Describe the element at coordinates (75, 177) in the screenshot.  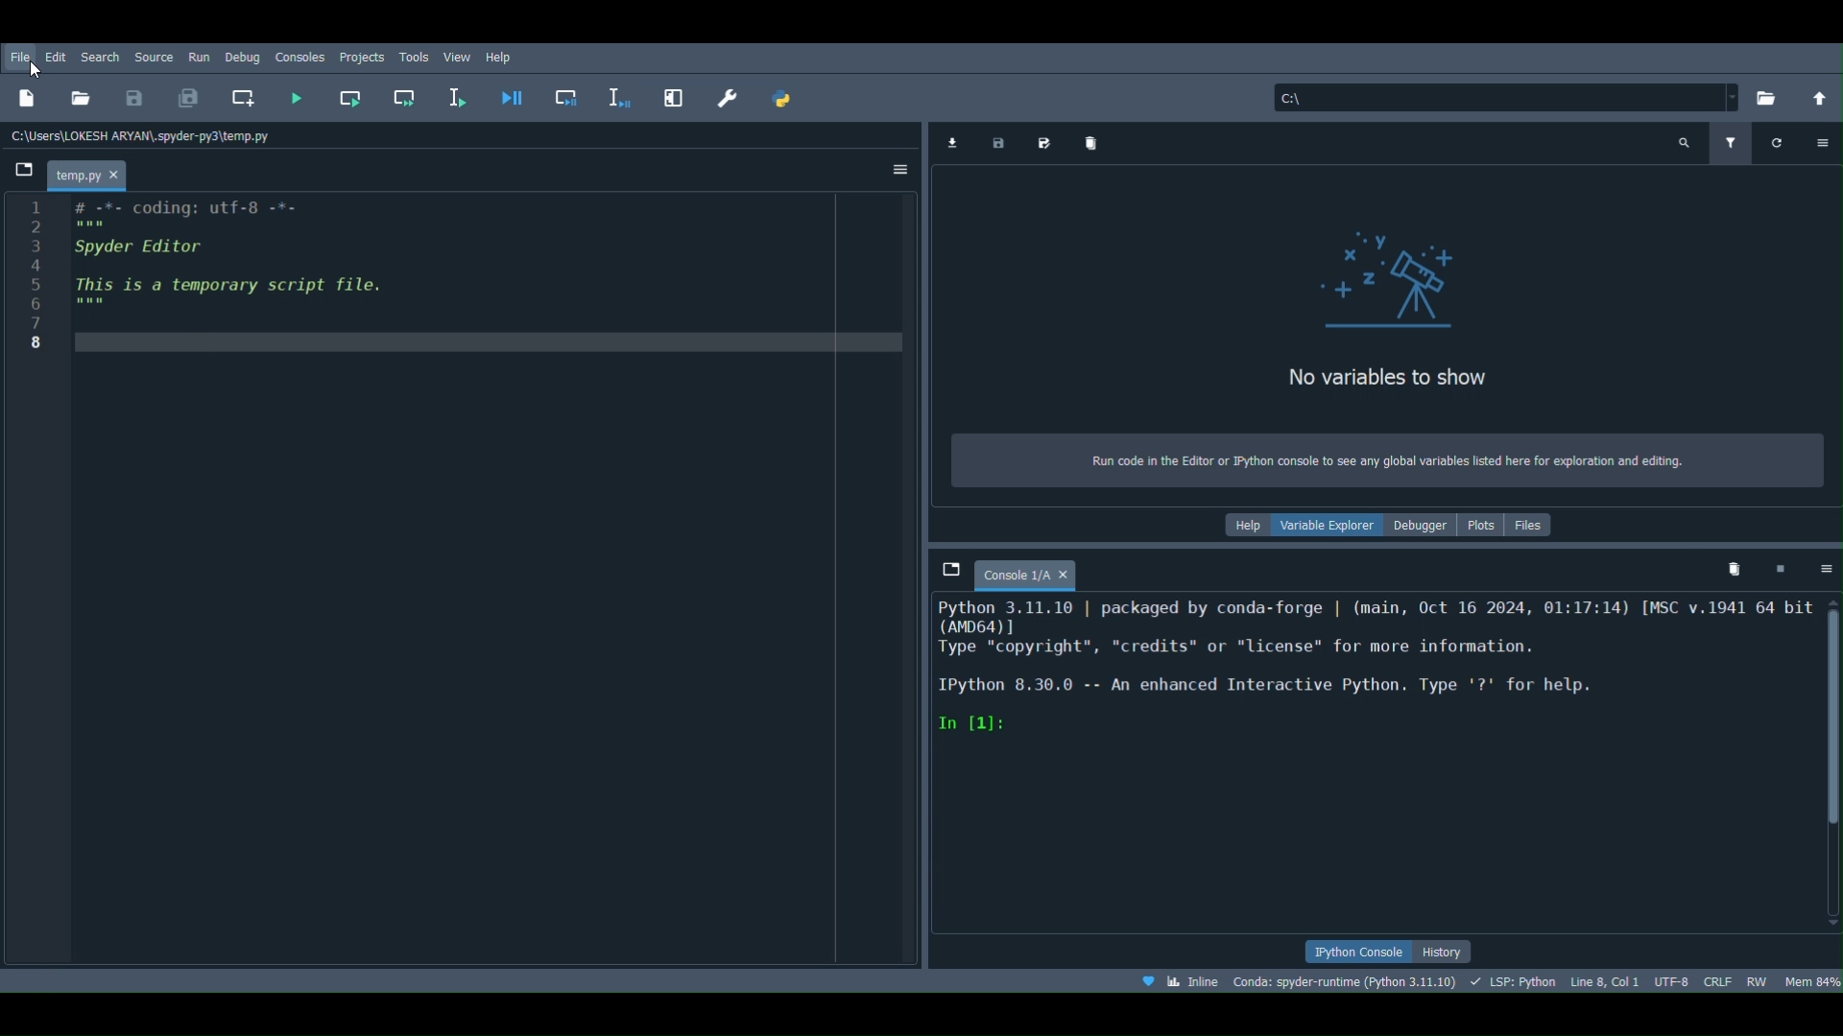
I see `temp.py` at that location.